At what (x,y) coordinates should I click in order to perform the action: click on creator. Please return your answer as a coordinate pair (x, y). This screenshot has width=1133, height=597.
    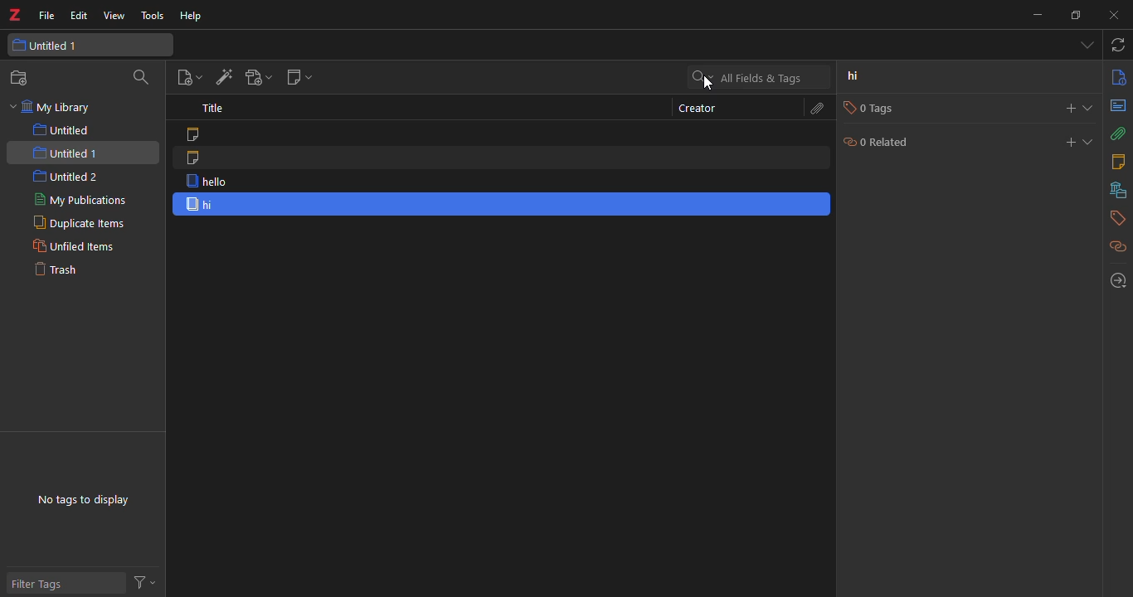
    Looking at the image, I should click on (697, 108).